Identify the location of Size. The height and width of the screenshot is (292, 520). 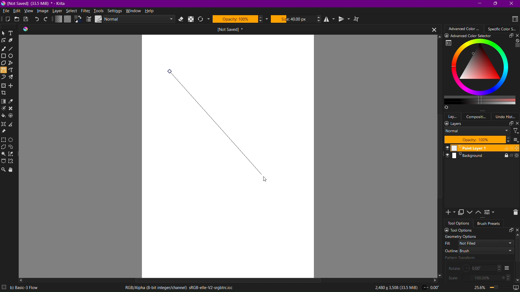
(296, 19).